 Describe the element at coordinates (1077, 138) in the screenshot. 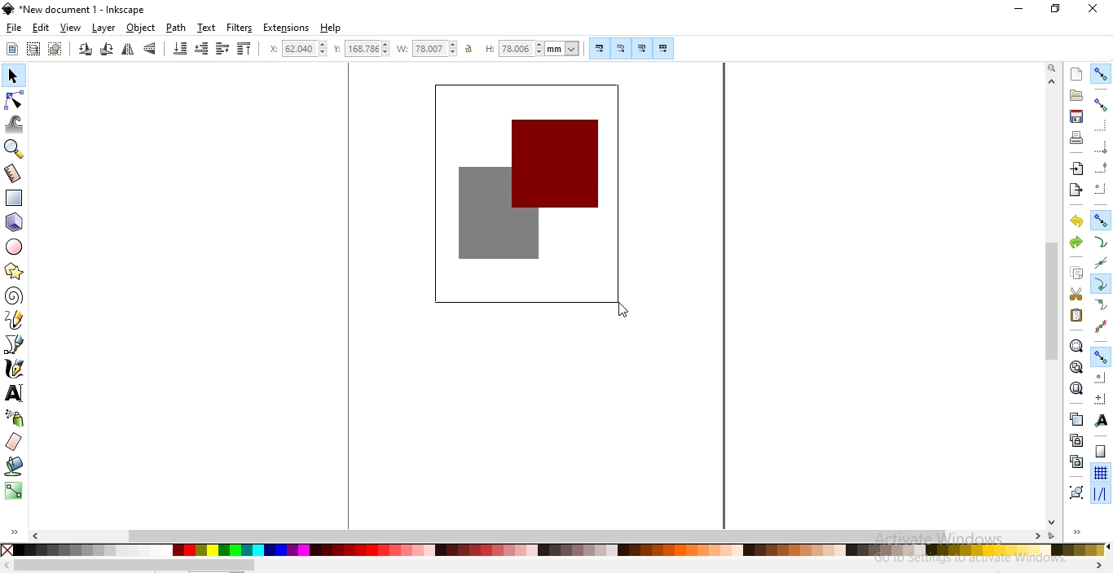

I see `print document` at that location.